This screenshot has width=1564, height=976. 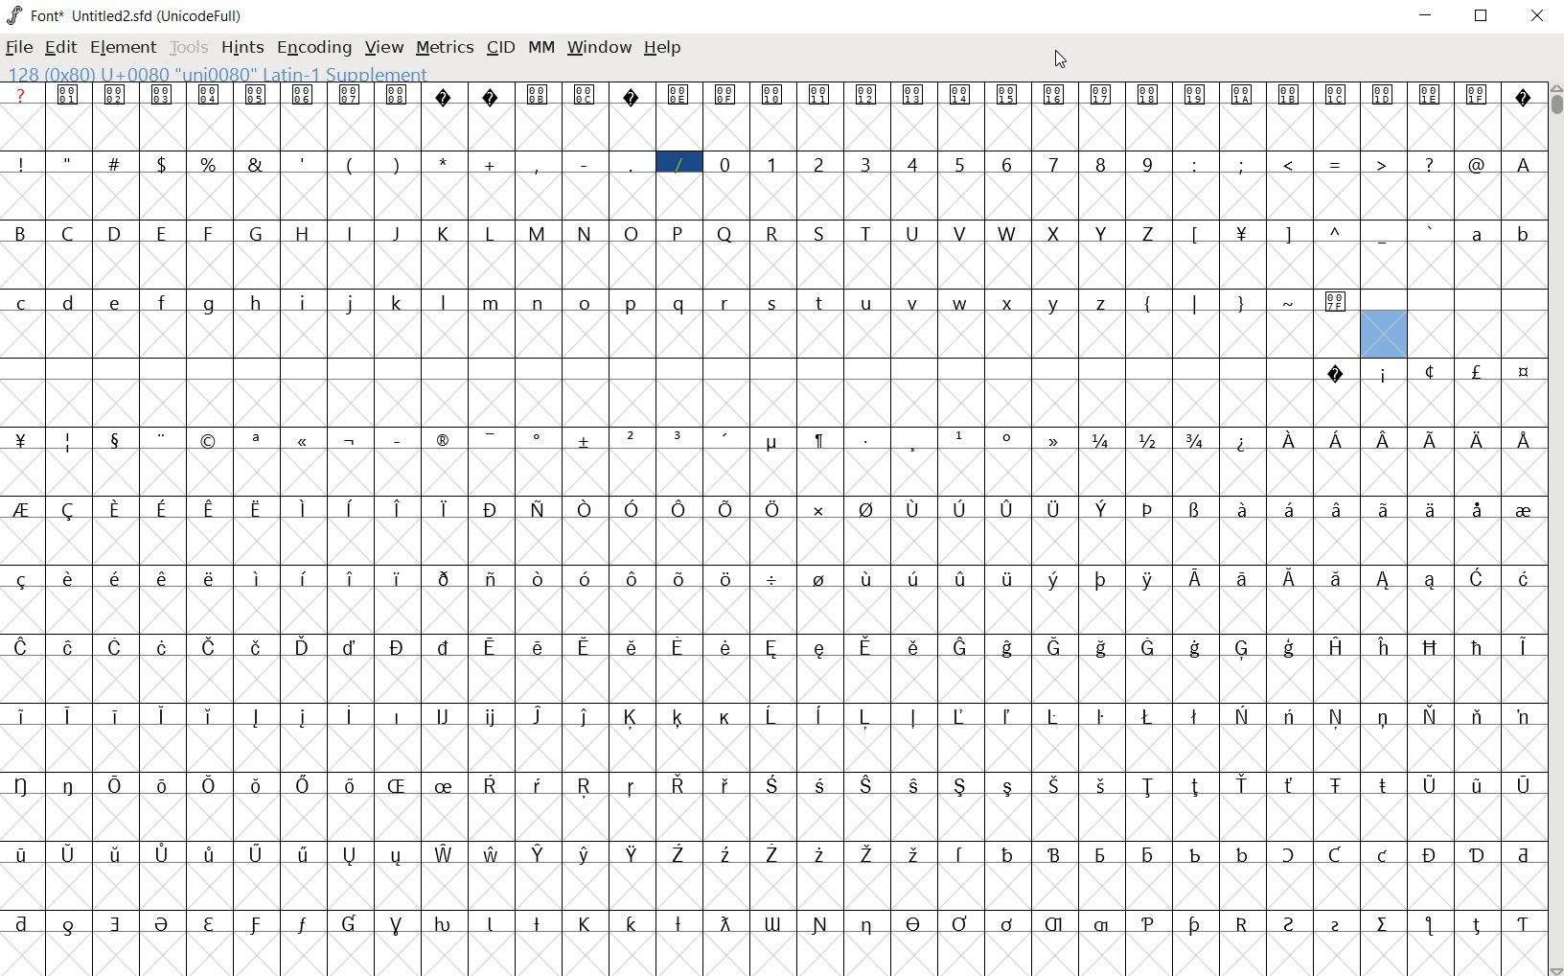 I want to click on glyph, so click(x=210, y=578).